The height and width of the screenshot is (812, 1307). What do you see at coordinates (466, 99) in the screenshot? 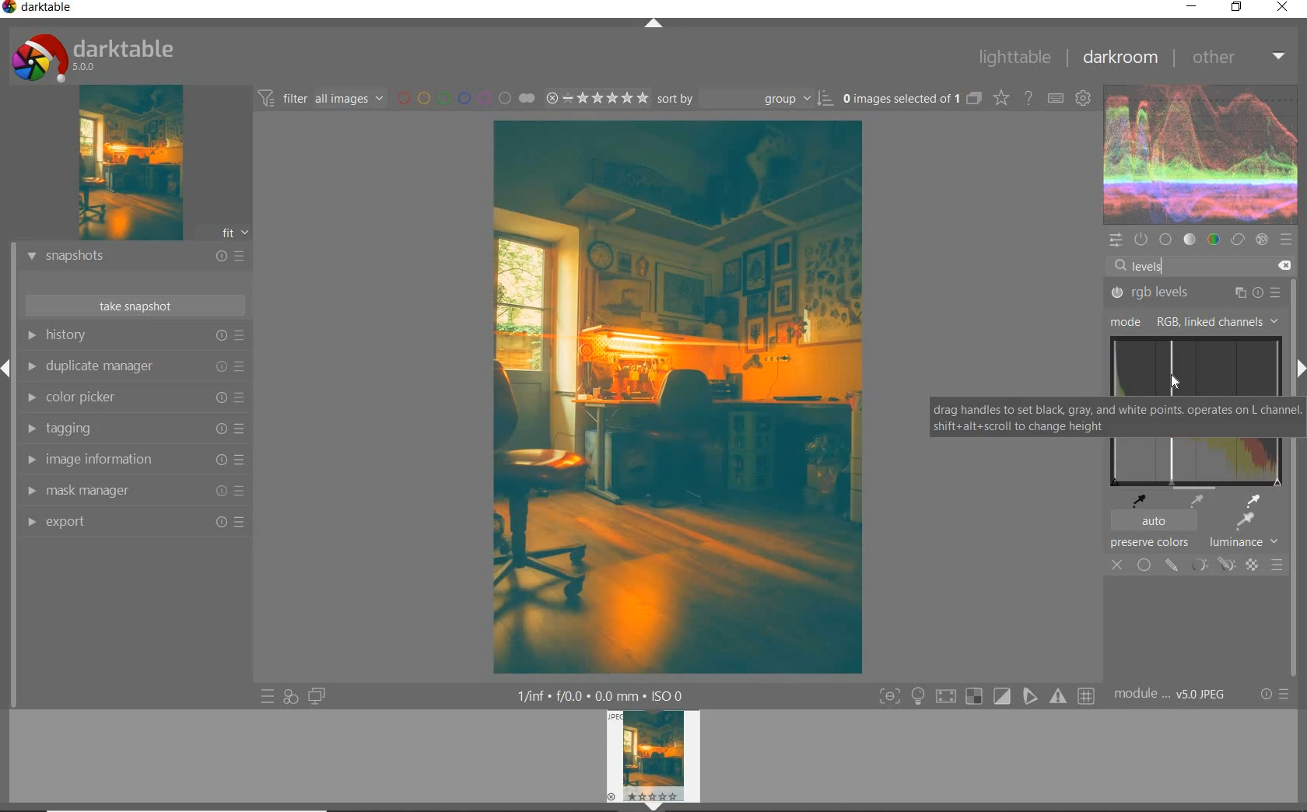
I see `filter by image color` at bounding box center [466, 99].